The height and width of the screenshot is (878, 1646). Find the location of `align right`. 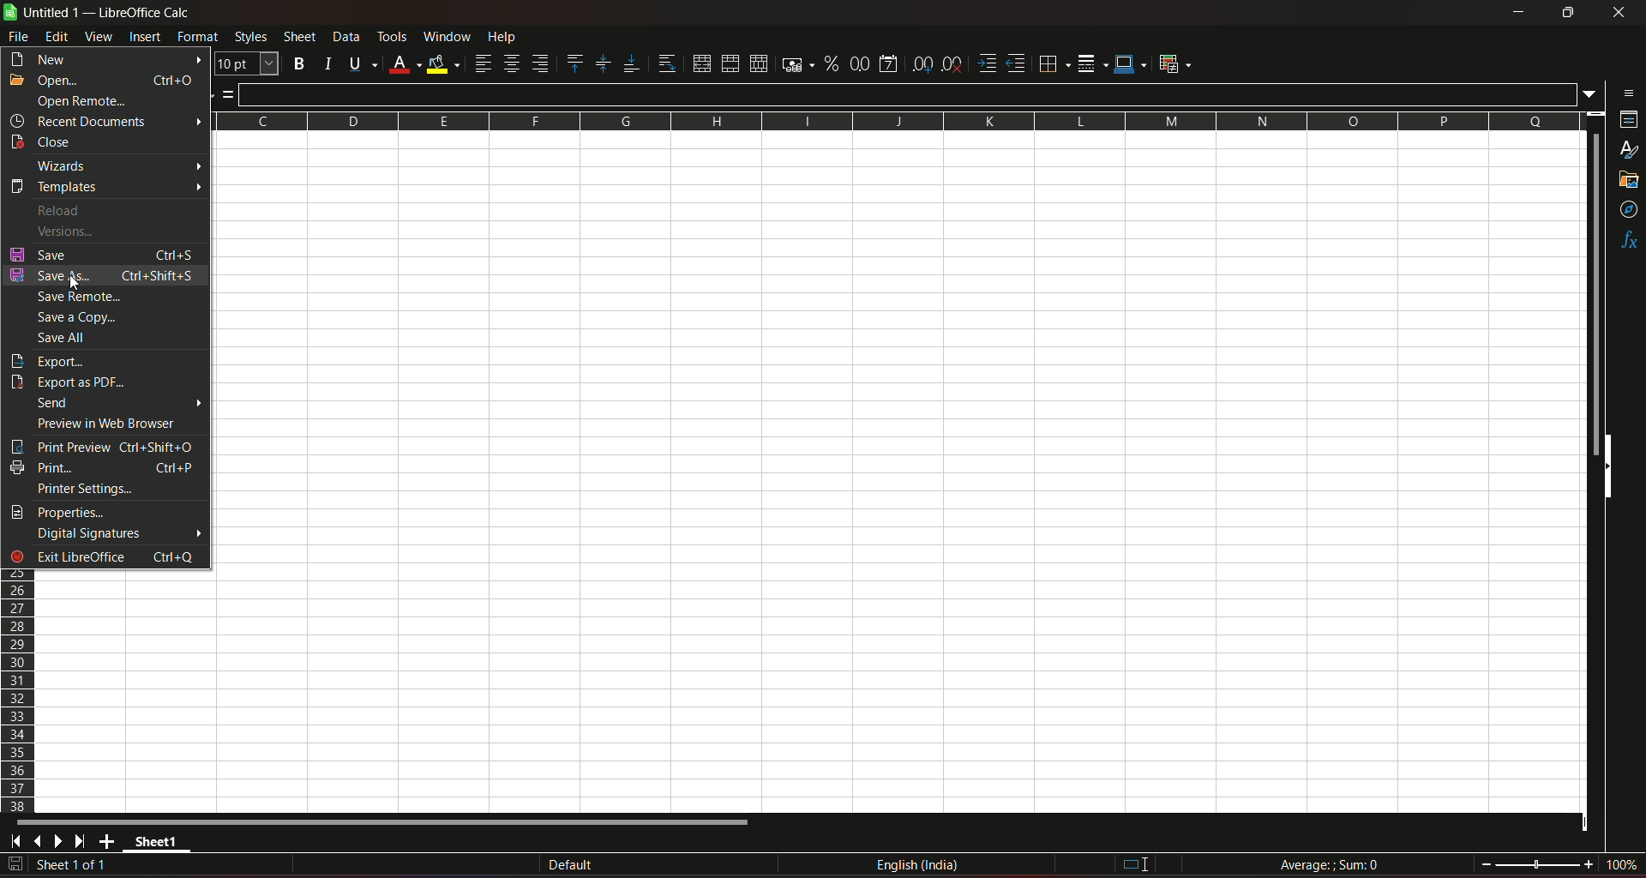

align right is located at coordinates (541, 64).